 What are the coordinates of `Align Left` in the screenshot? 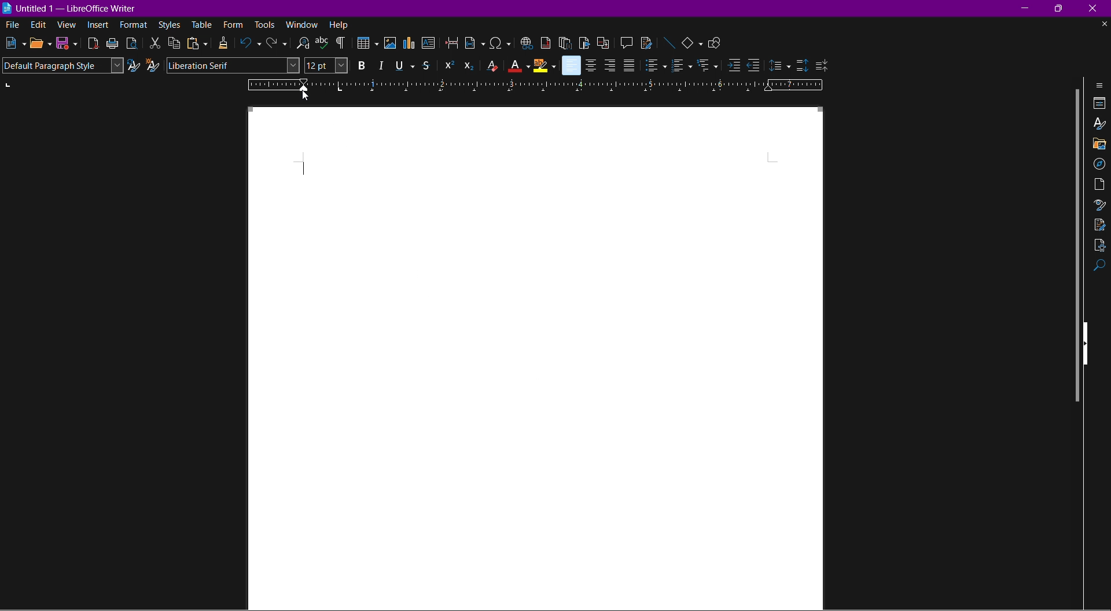 It's located at (571, 65).